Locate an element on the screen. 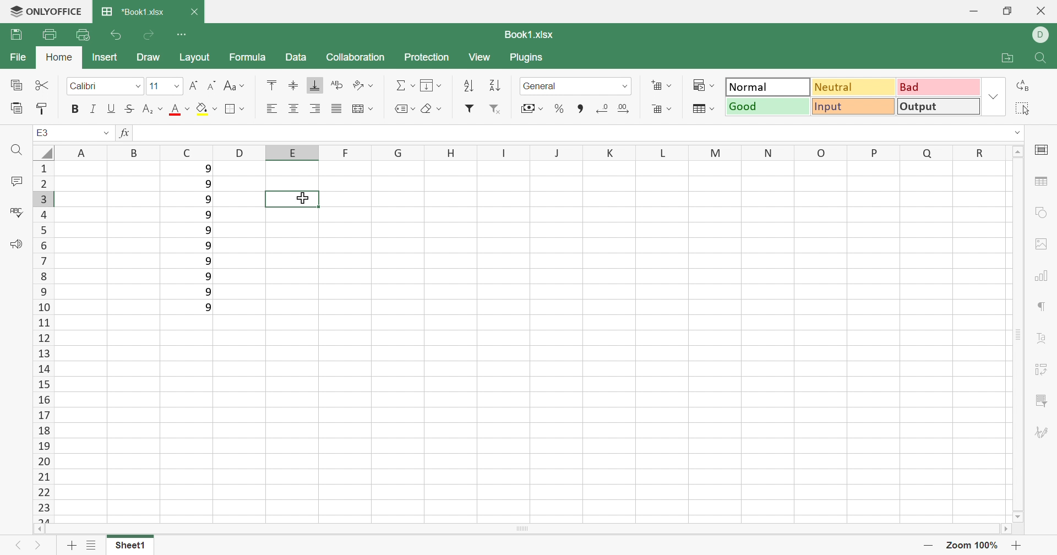 The height and width of the screenshot is (555, 1057). Scroll Bar is located at coordinates (524, 530).